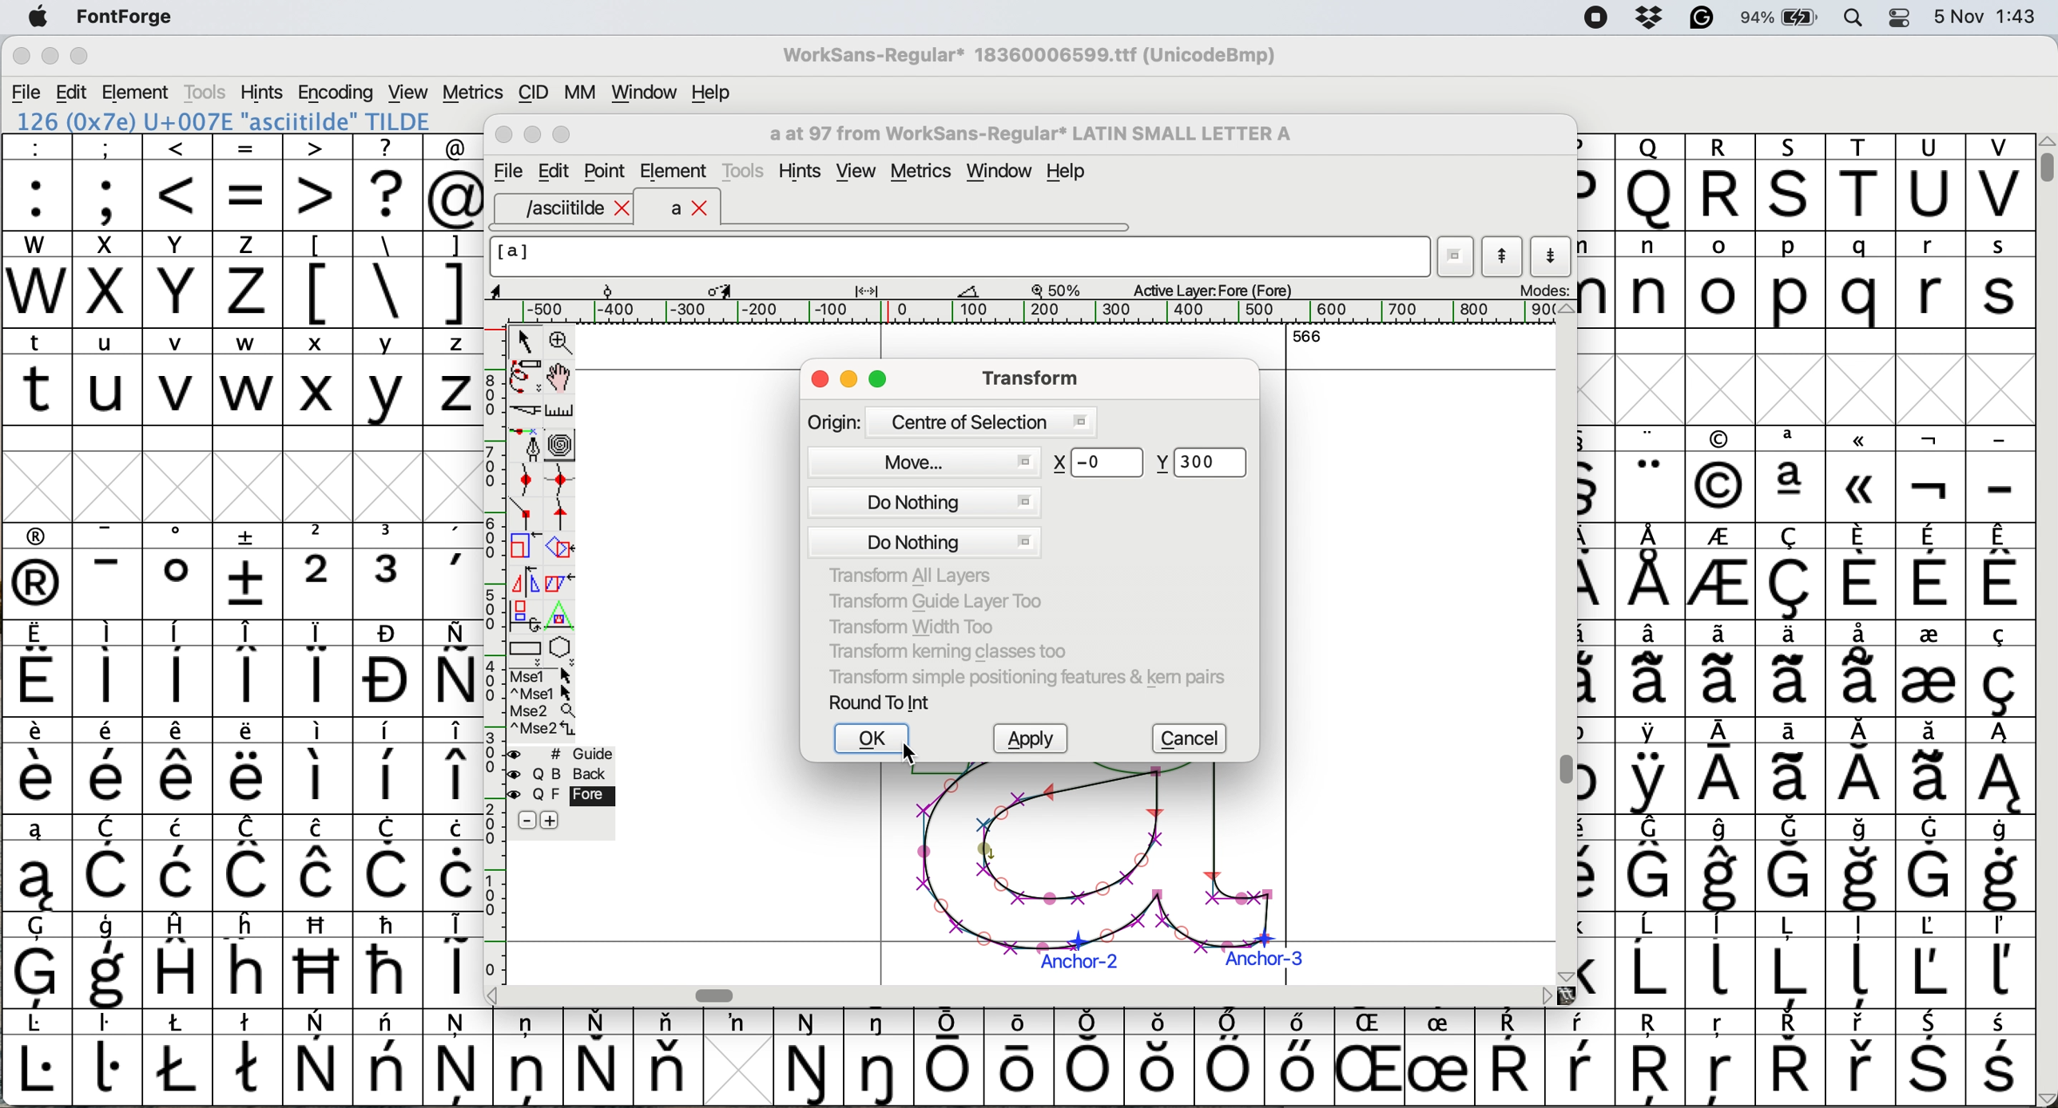 This screenshot has height=1108, width=2058. What do you see at coordinates (720, 995) in the screenshot?
I see `Horizontal scroll bar` at bounding box center [720, 995].